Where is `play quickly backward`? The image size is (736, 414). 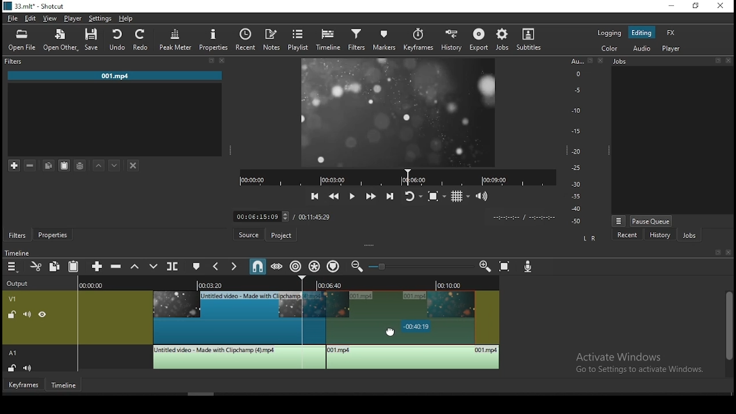
play quickly backward is located at coordinates (335, 196).